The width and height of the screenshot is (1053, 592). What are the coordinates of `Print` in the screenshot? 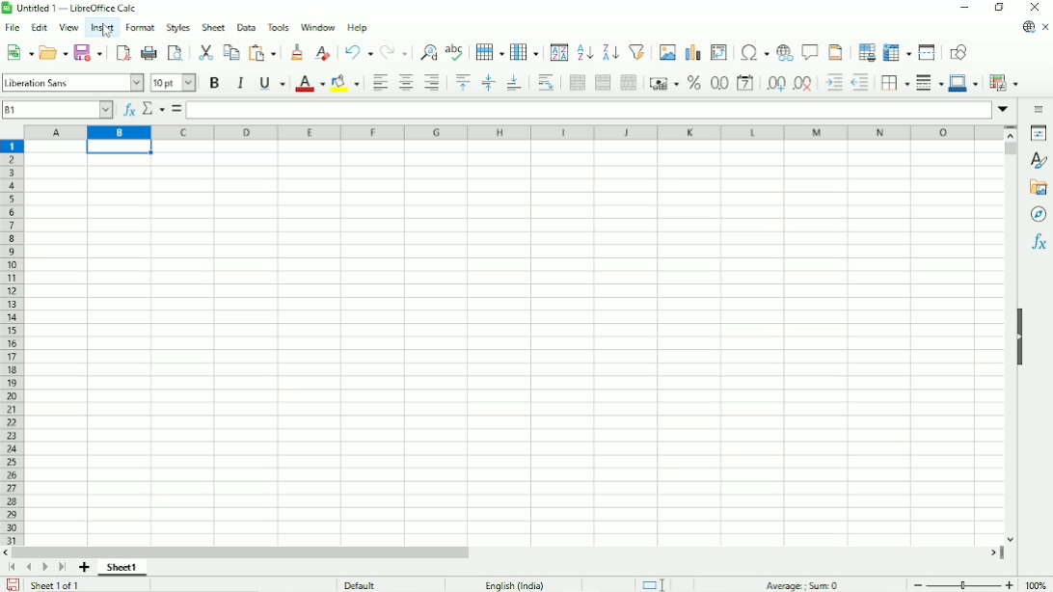 It's located at (149, 52).